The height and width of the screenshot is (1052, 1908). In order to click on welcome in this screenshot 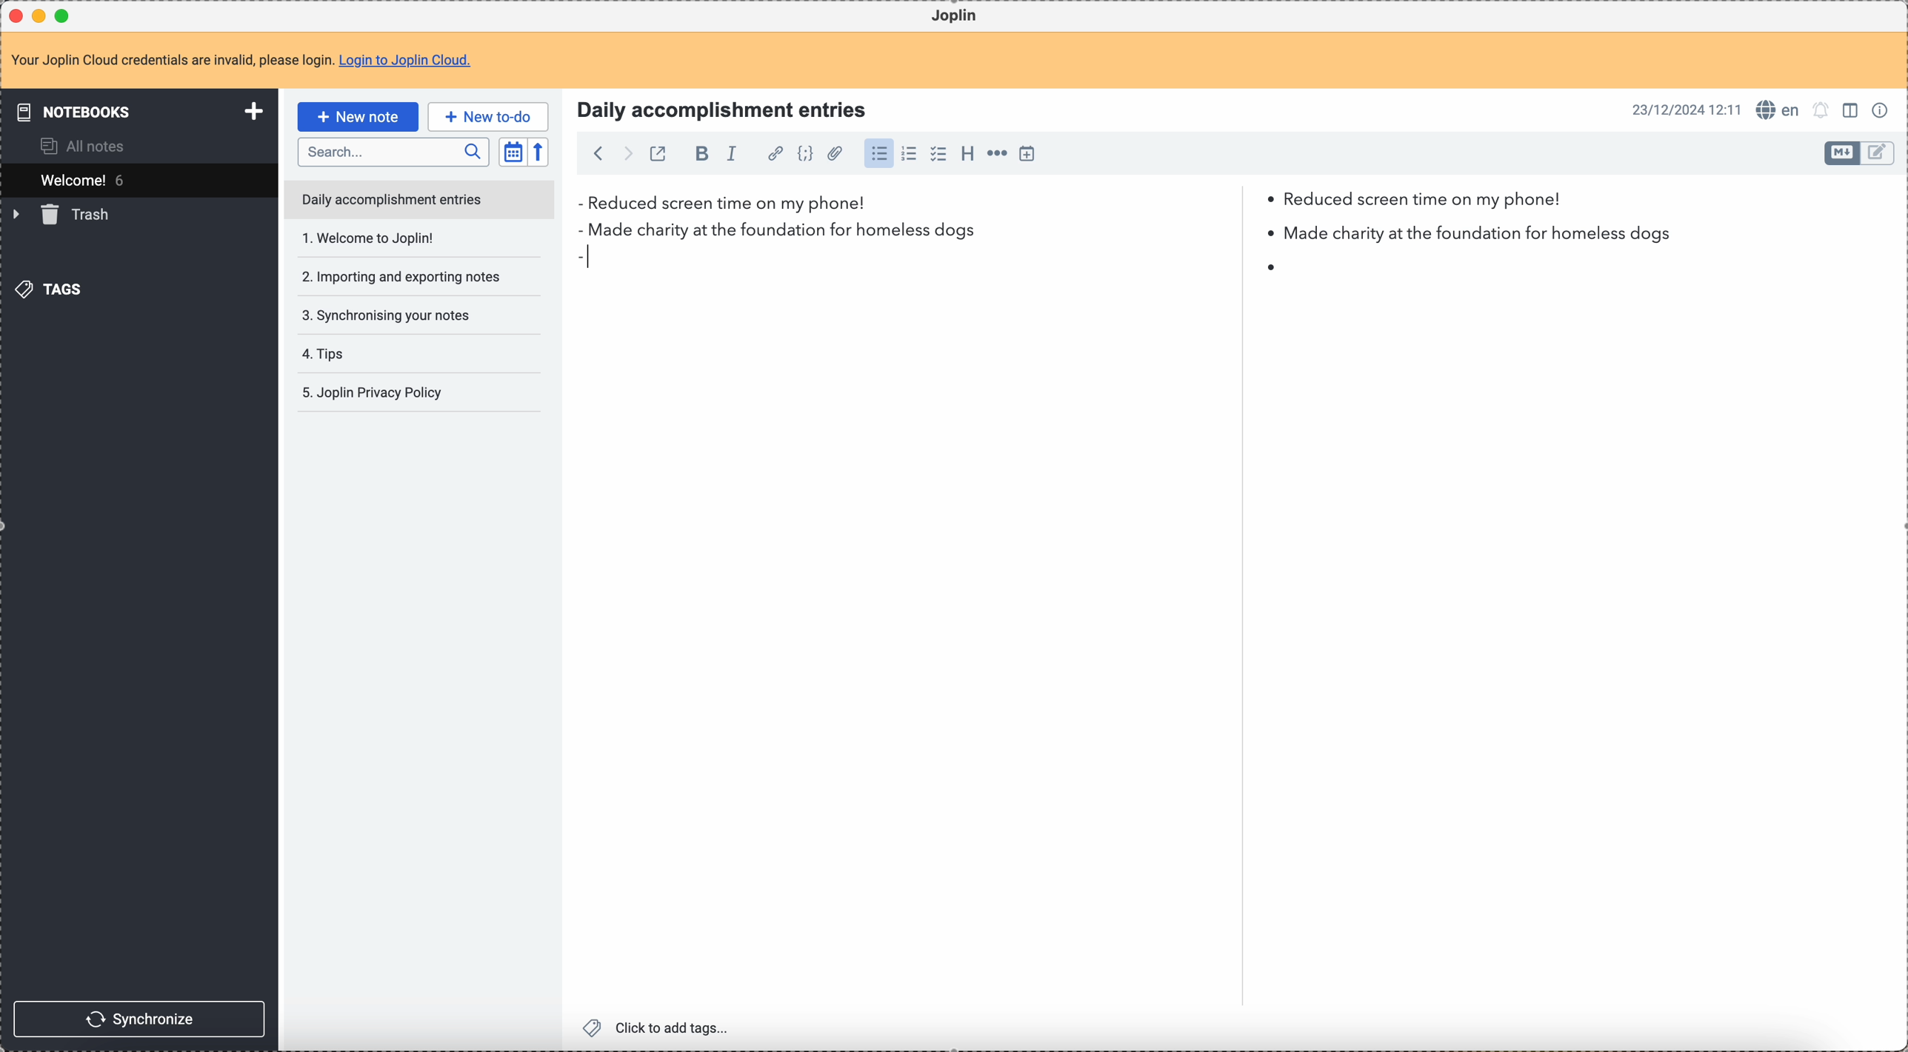, I will do `click(137, 180)`.